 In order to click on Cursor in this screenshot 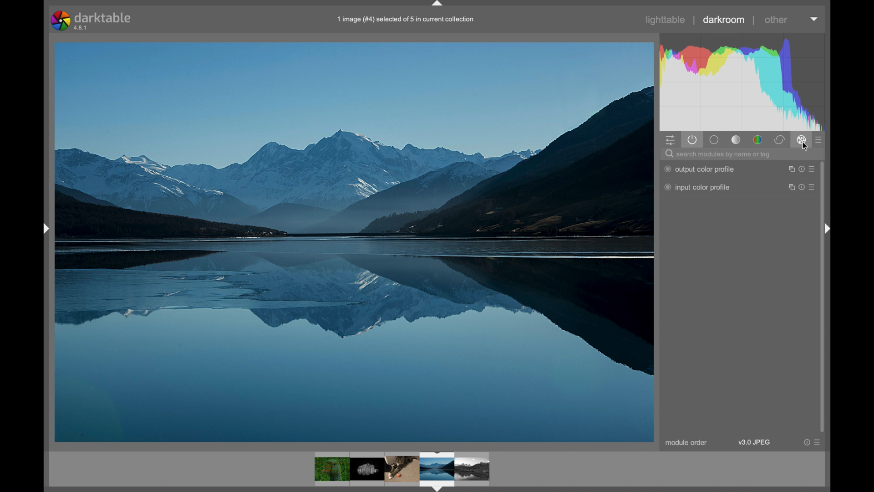, I will do `click(804, 149)`.